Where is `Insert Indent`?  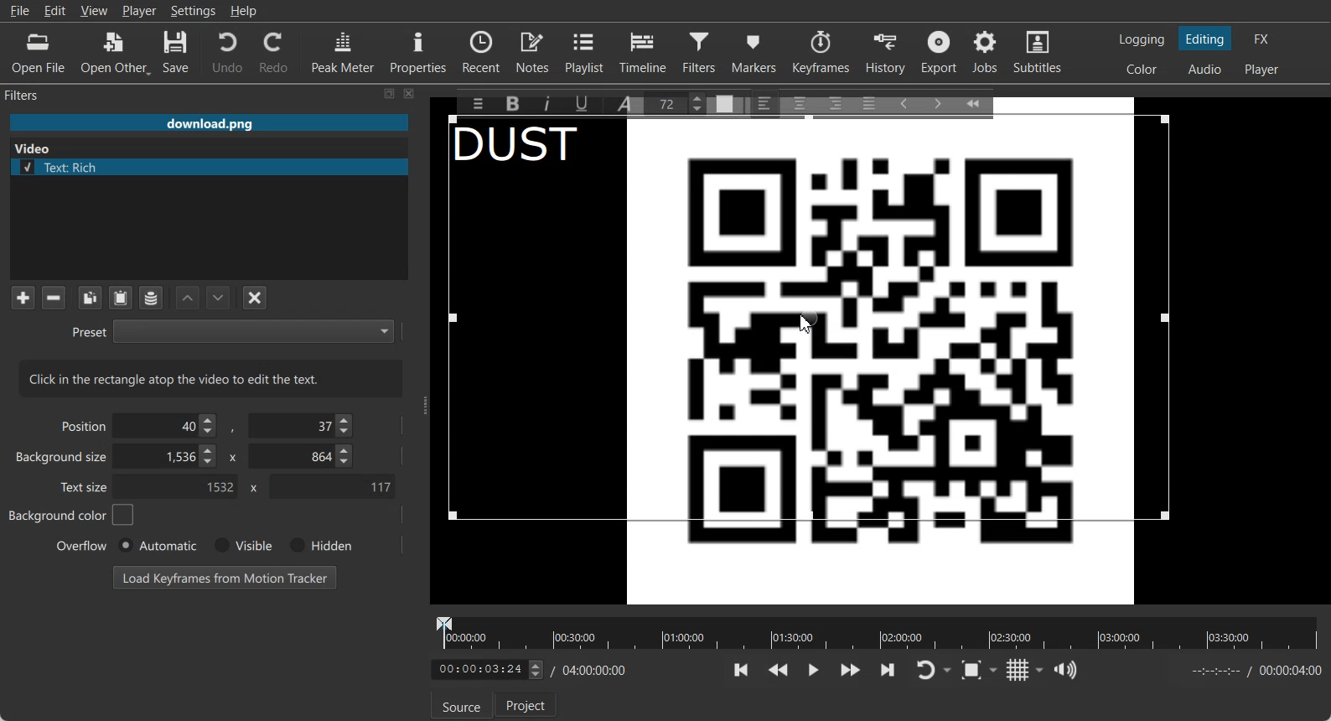
Insert Indent is located at coordinates (938, 101).